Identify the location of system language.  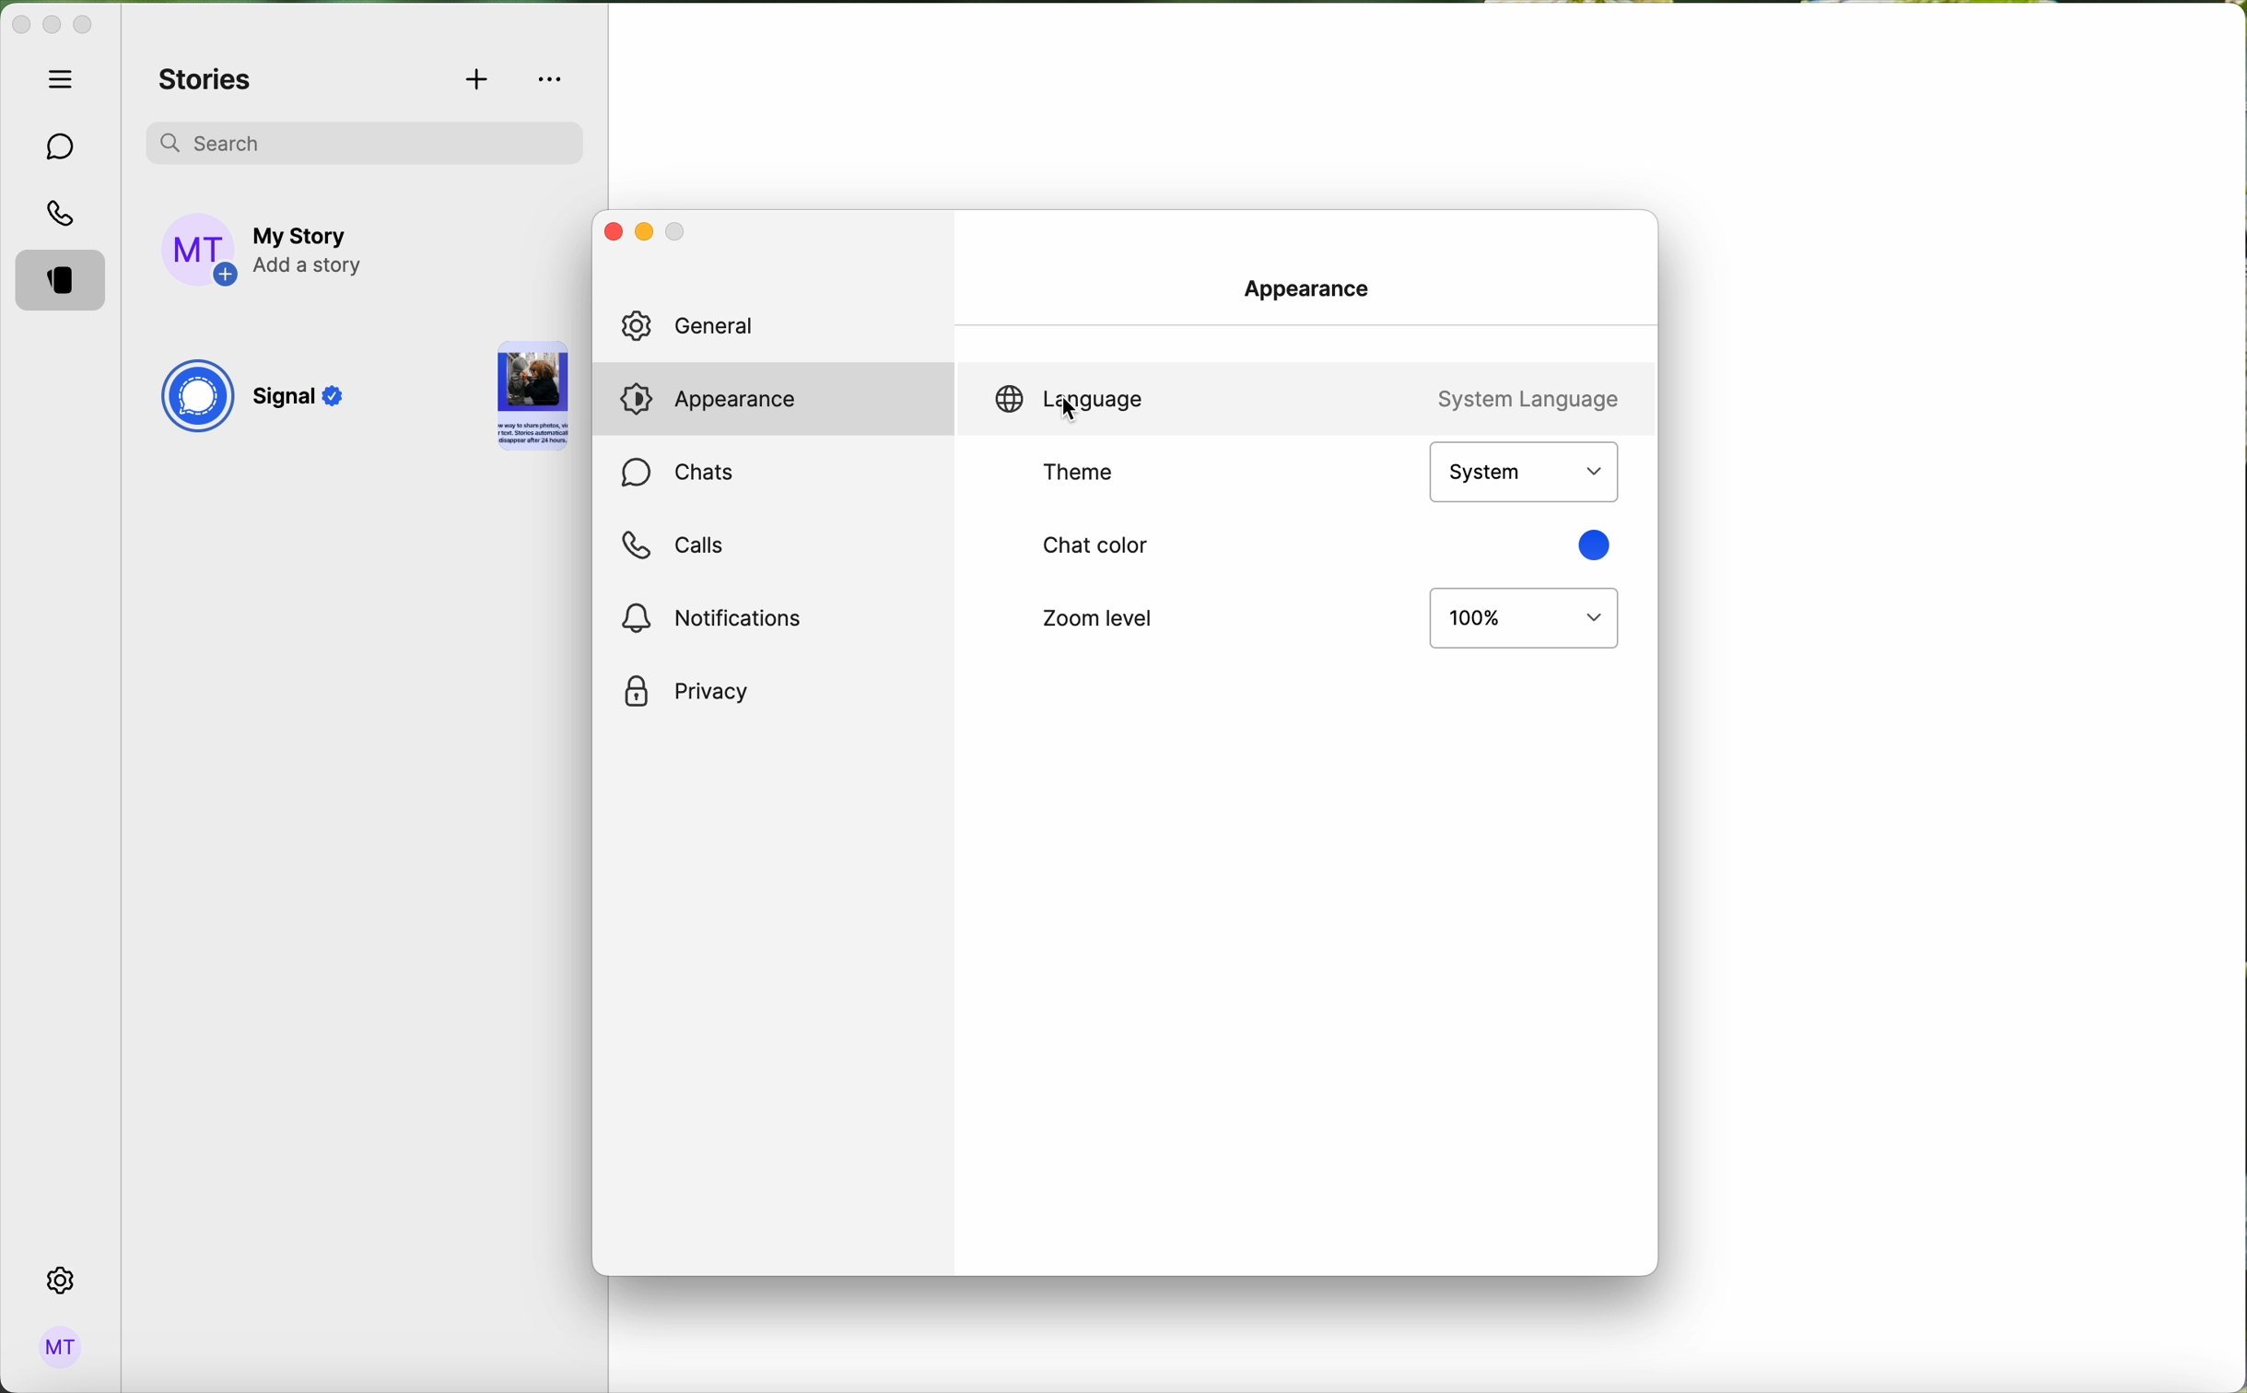
(1524, 397).